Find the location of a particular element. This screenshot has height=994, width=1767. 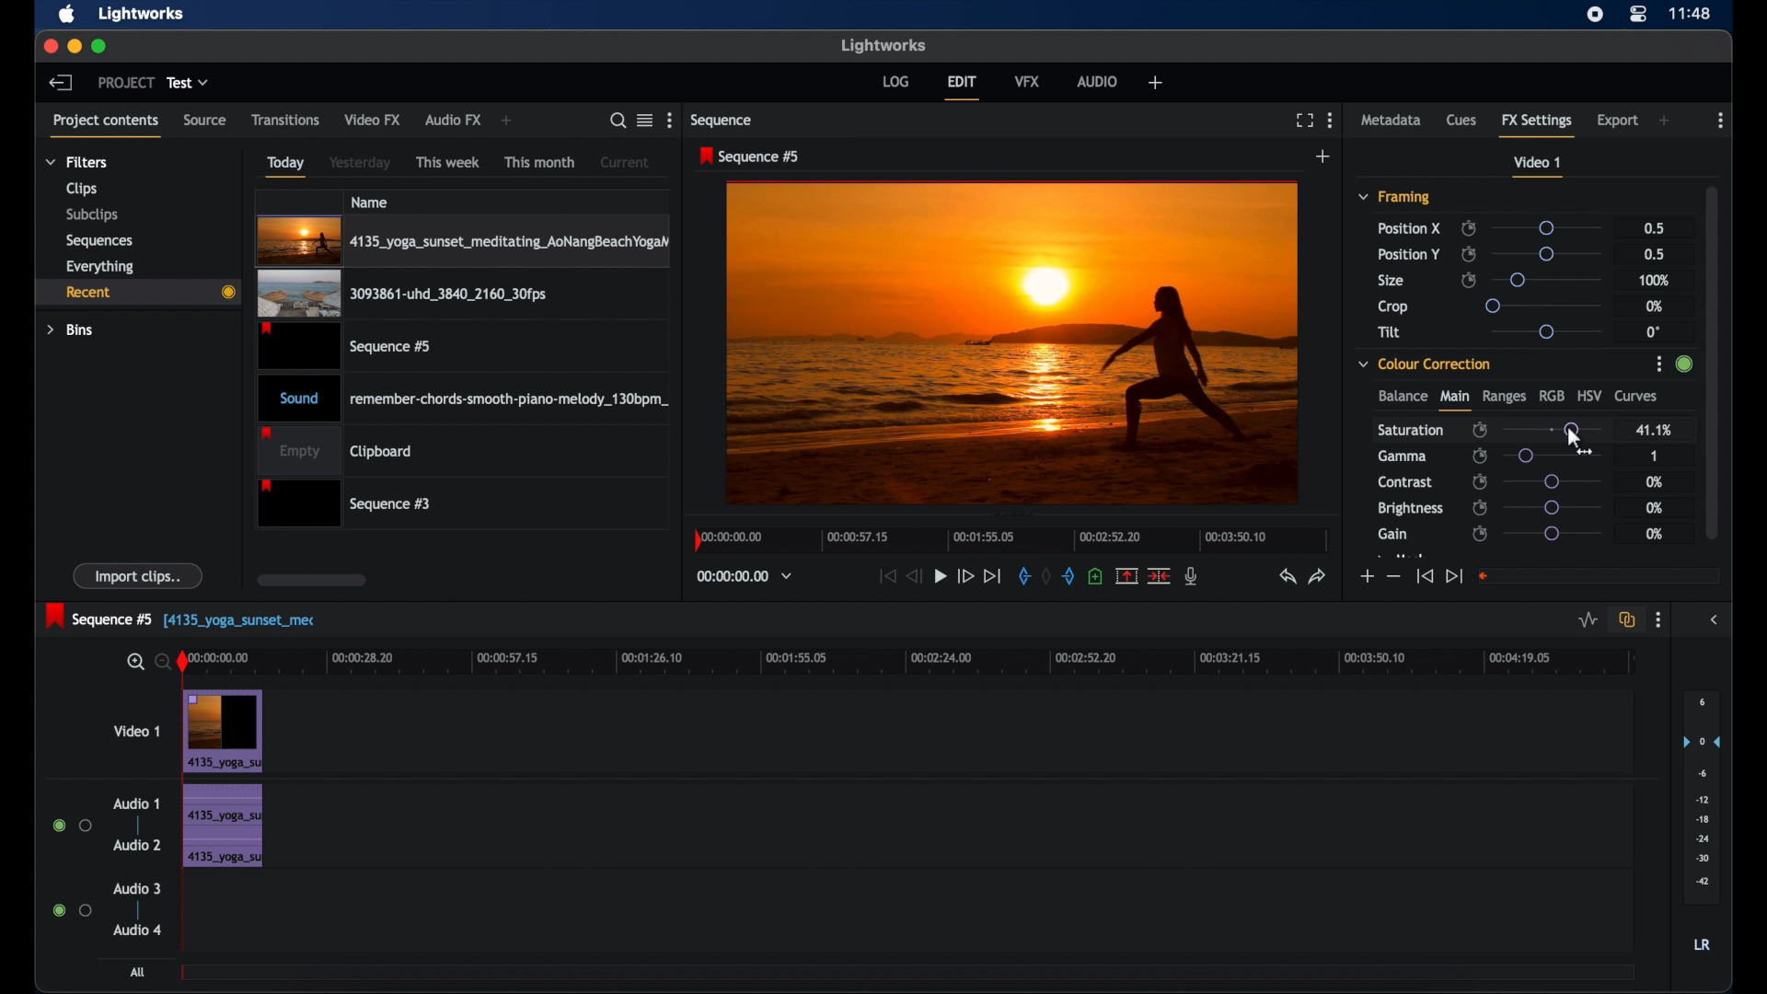

out mark is located at coordinates (1069, 575).